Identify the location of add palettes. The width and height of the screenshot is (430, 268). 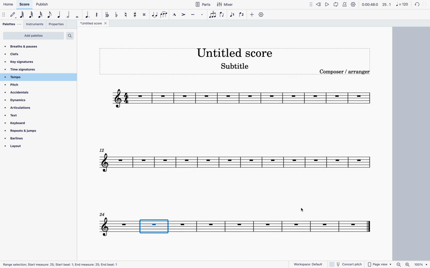
(34, 36).